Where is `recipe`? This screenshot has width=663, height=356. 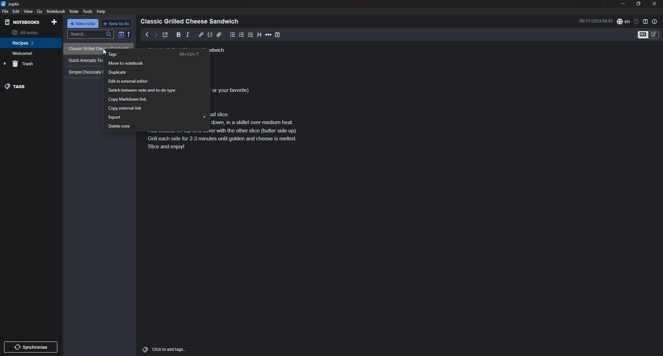 recipe is located at coordinates (85, 60).